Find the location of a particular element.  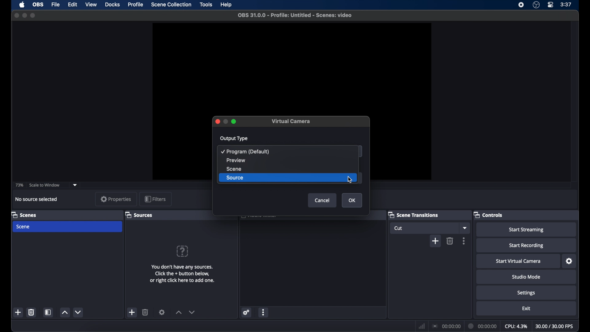

properties is located at coordinates (116, 199).